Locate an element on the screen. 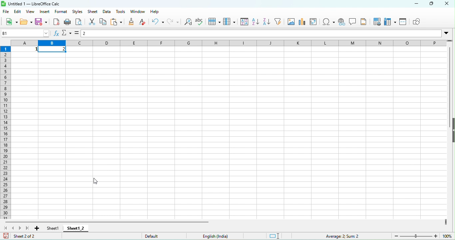 The height and width of the screenshot is (240, 455). close is located at coordinates (448, 6).